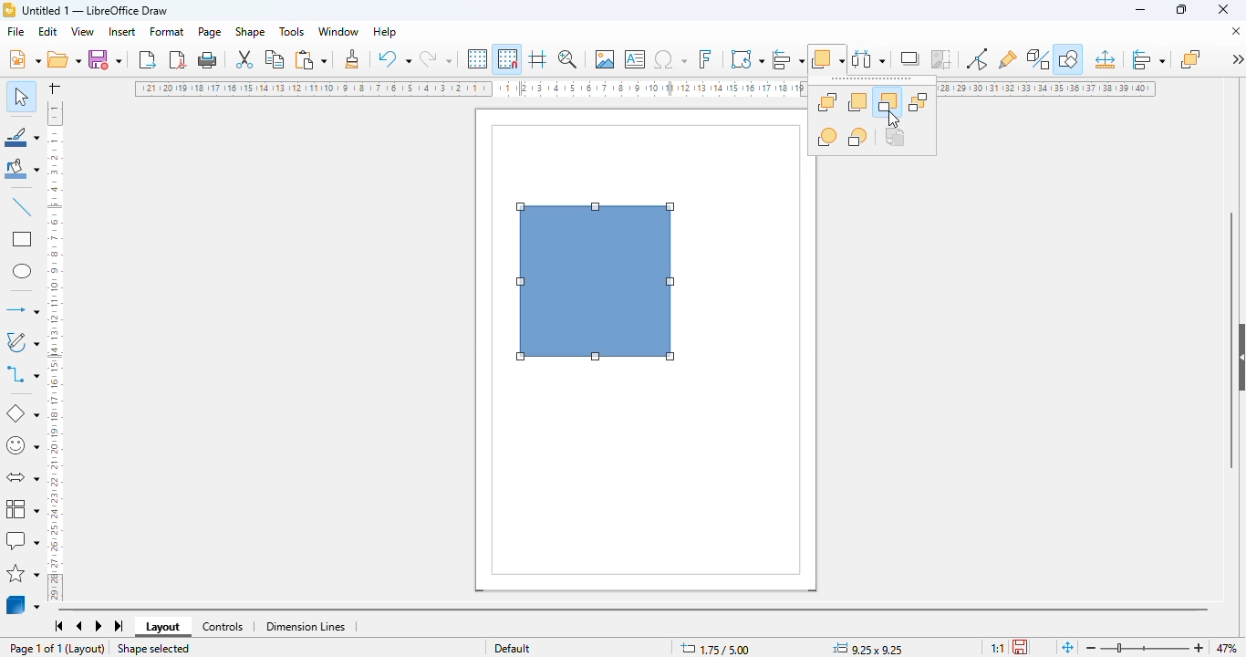  I want to click on export directly as PDF, so click(179, 59).